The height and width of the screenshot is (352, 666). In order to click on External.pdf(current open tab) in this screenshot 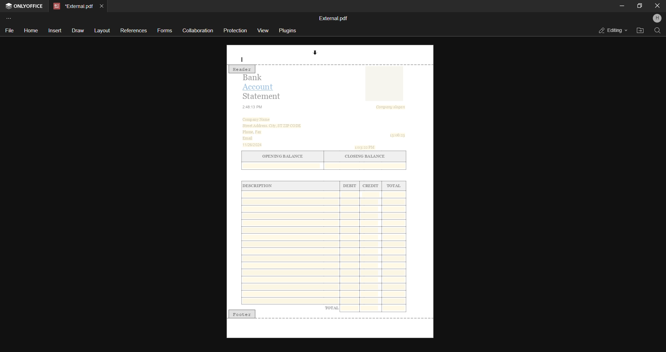, I will do `click(72, 6)`.